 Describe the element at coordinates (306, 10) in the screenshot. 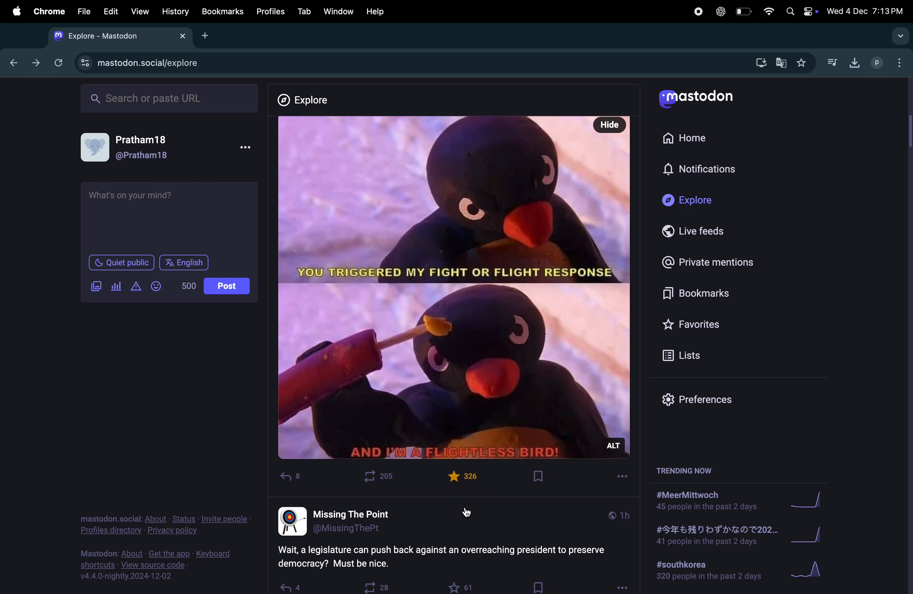

I see `tab` at that location.